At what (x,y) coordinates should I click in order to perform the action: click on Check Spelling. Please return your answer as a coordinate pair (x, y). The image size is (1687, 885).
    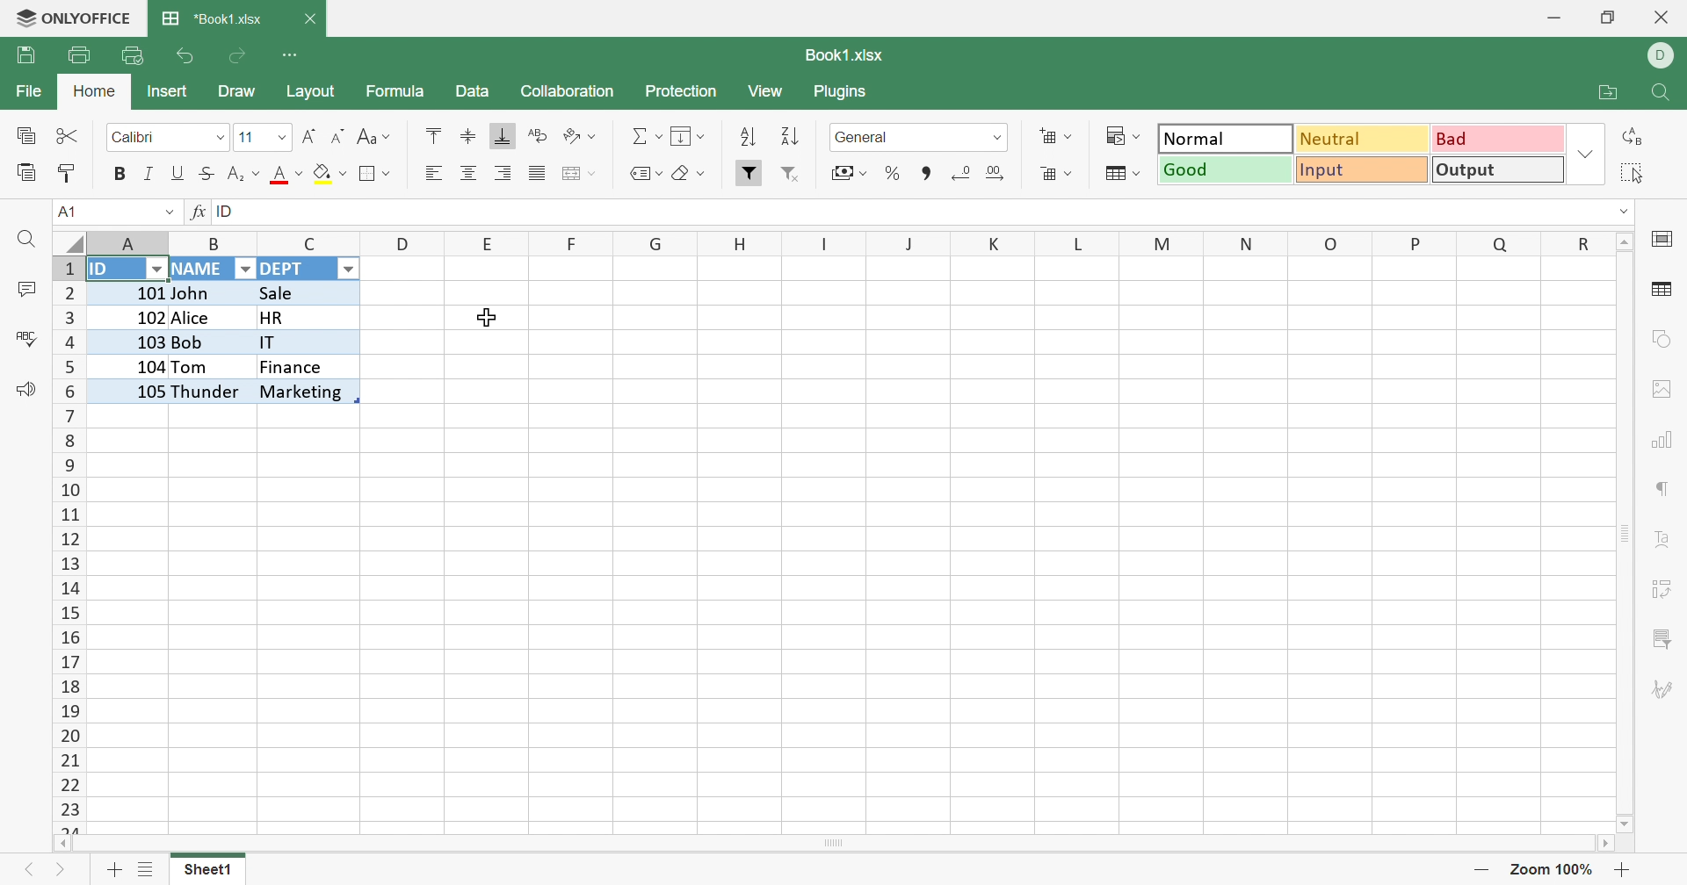
    Looking at the image, I should click on (25, 337).